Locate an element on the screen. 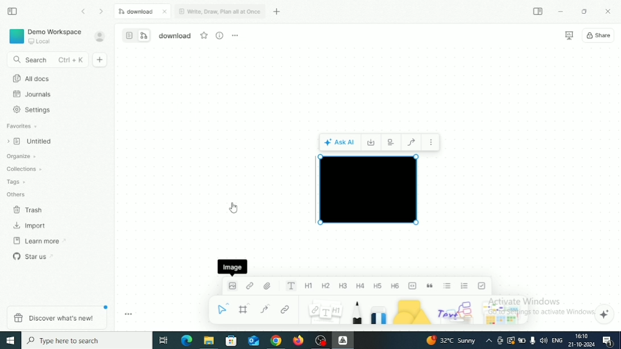 The width and height of the screenshot is (621, 349). Star us is located at coordinates (32, 256).